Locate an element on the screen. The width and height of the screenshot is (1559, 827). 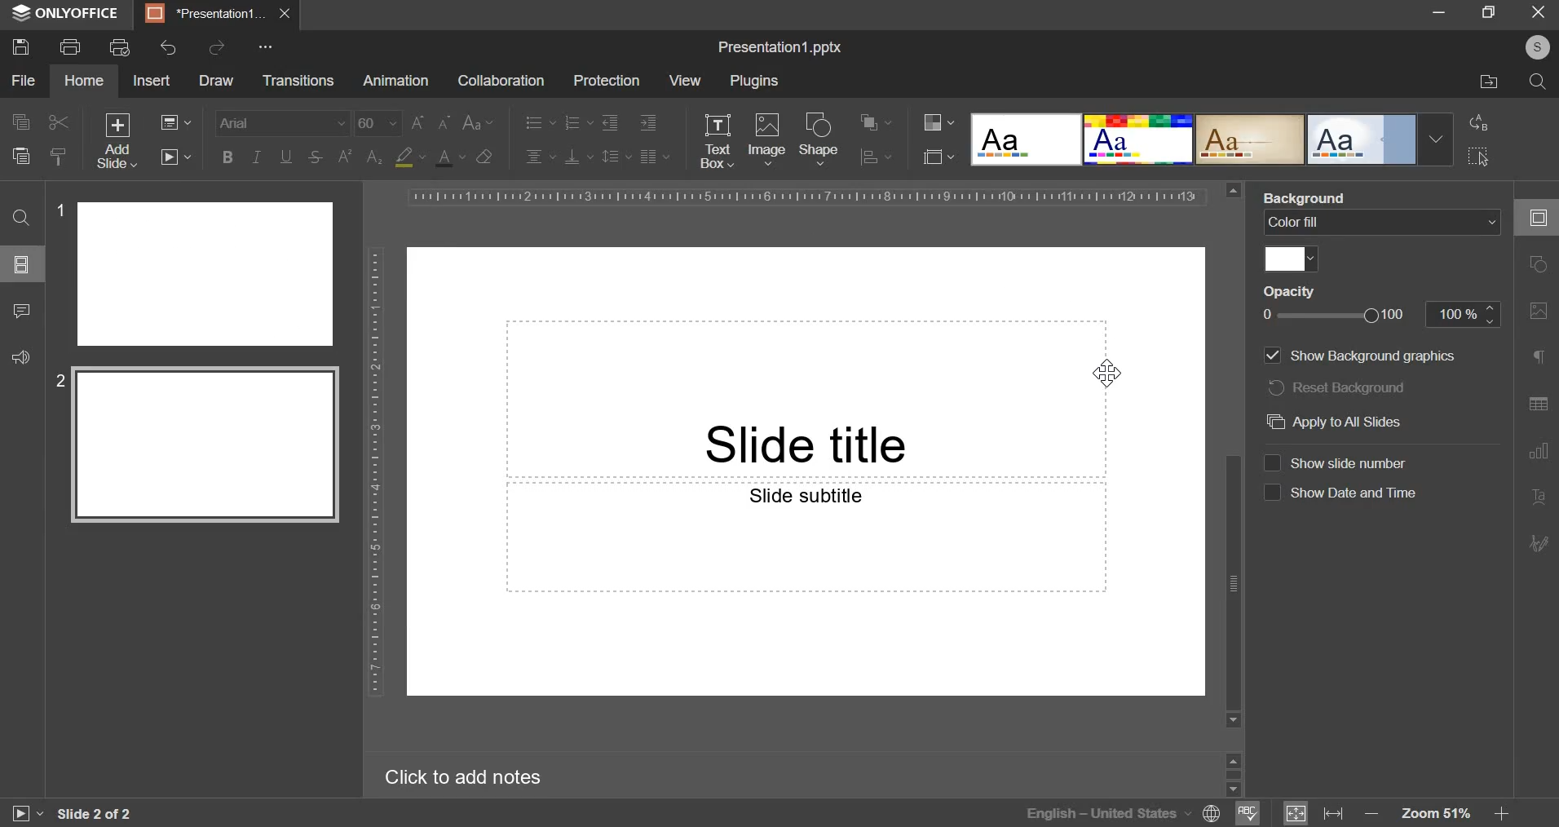
slideshow is located at coordinates (174, 156).